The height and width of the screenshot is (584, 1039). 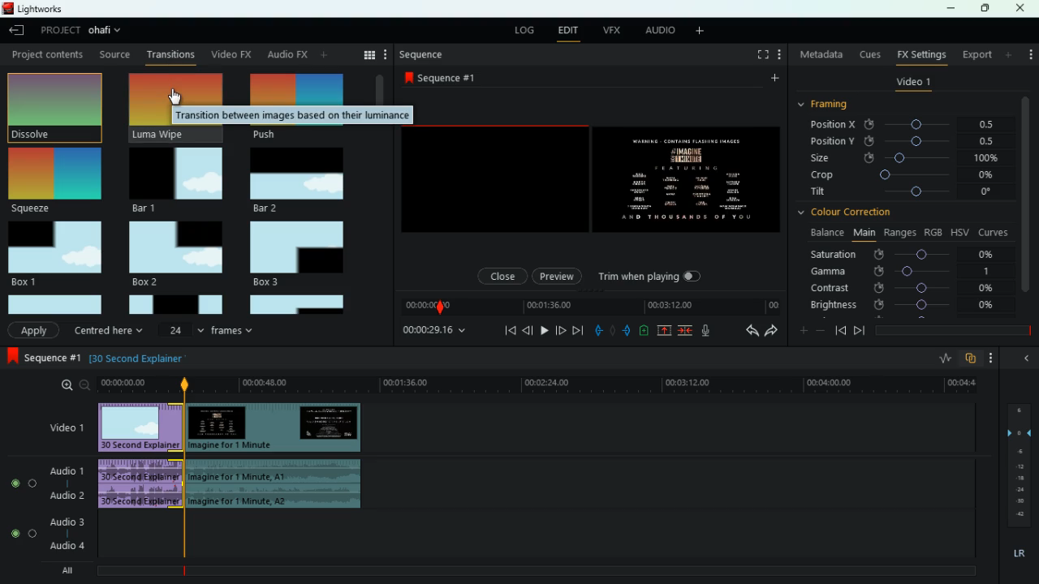 I want to click on bar 2, so click(x=296, y=180).